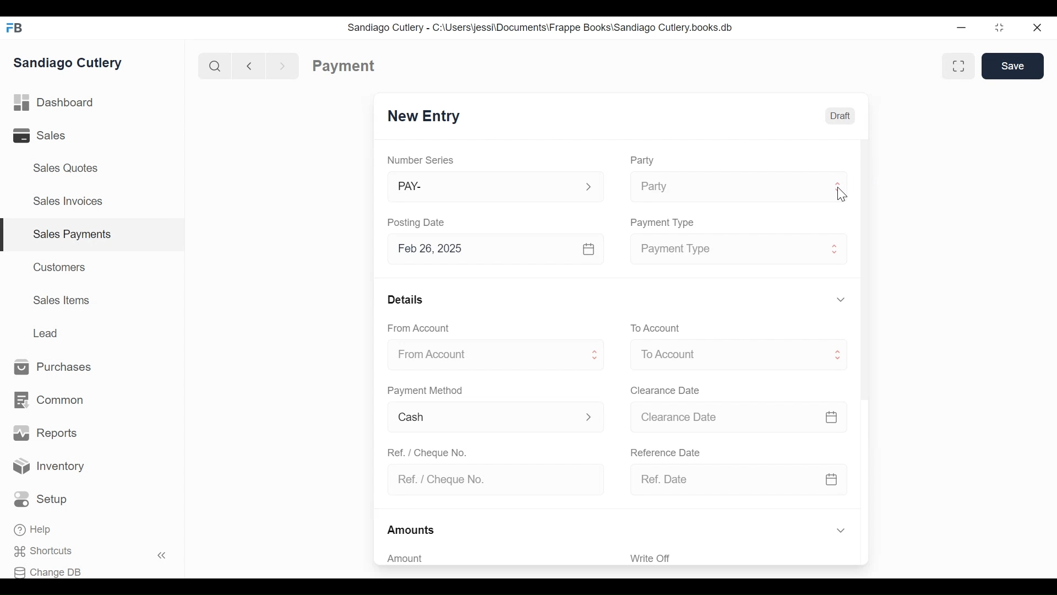 This screenshot has width=1057, height=595. Describe the element at coordinates (740, 558) in the screenshot. I see `‘Write Off` at that location.